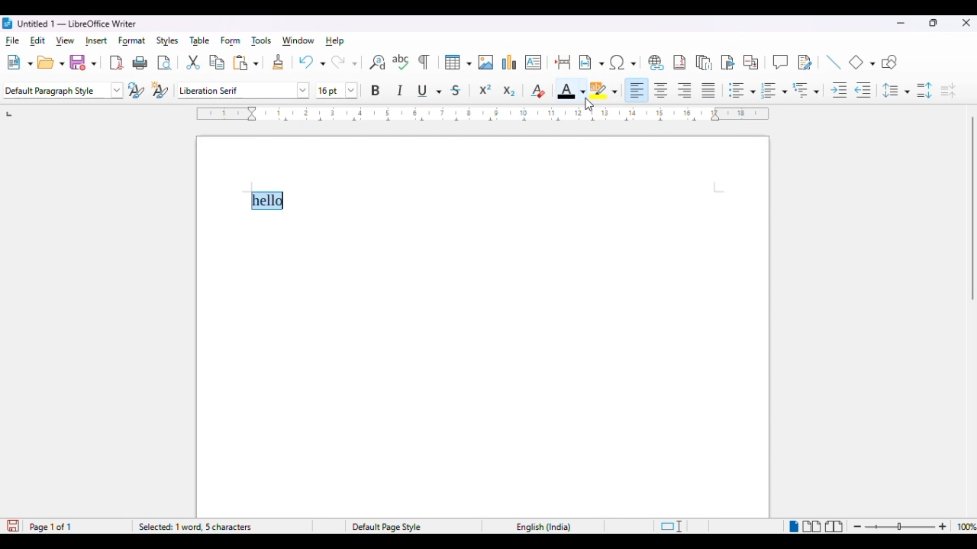  I want to click on page 1 of 1, so click(50, 527).